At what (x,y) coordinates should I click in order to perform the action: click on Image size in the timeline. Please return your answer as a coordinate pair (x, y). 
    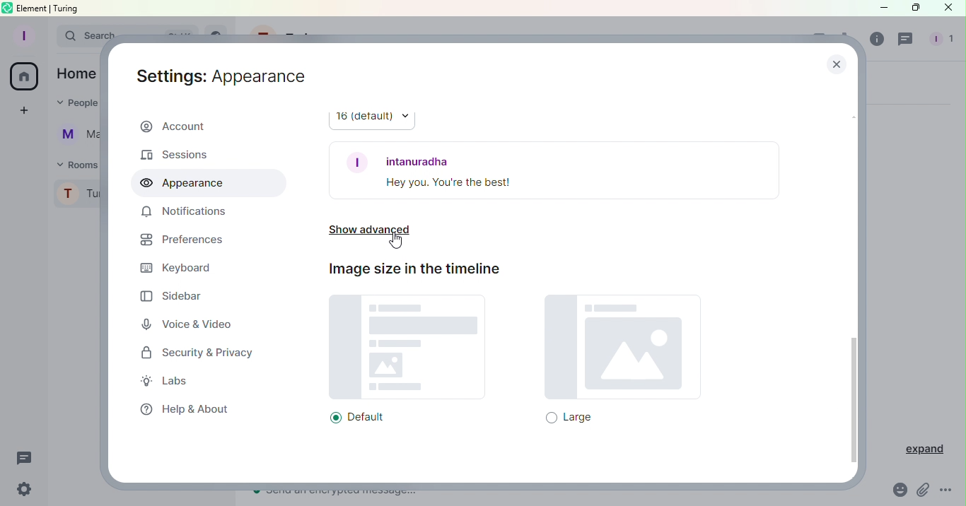
    Looking at the image, I should click on (421, 273).